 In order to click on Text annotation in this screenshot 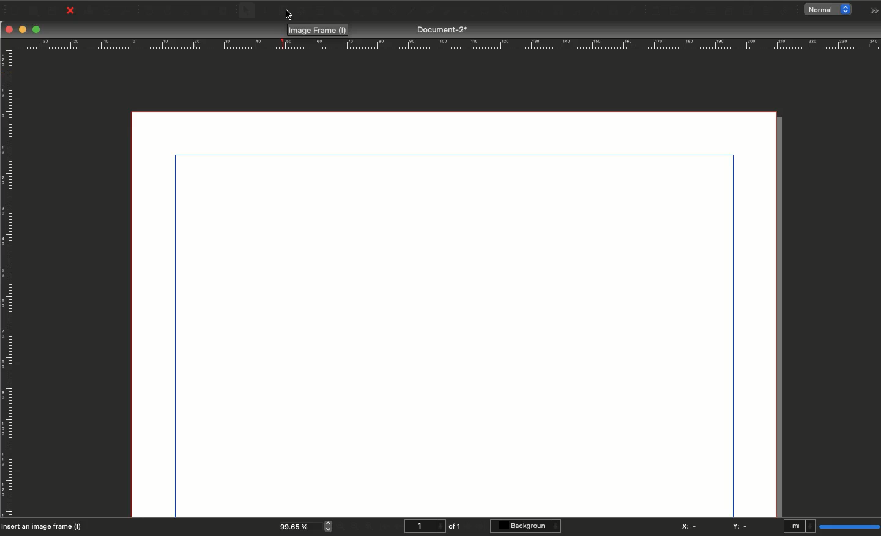, I will do `click(768, 11)`.